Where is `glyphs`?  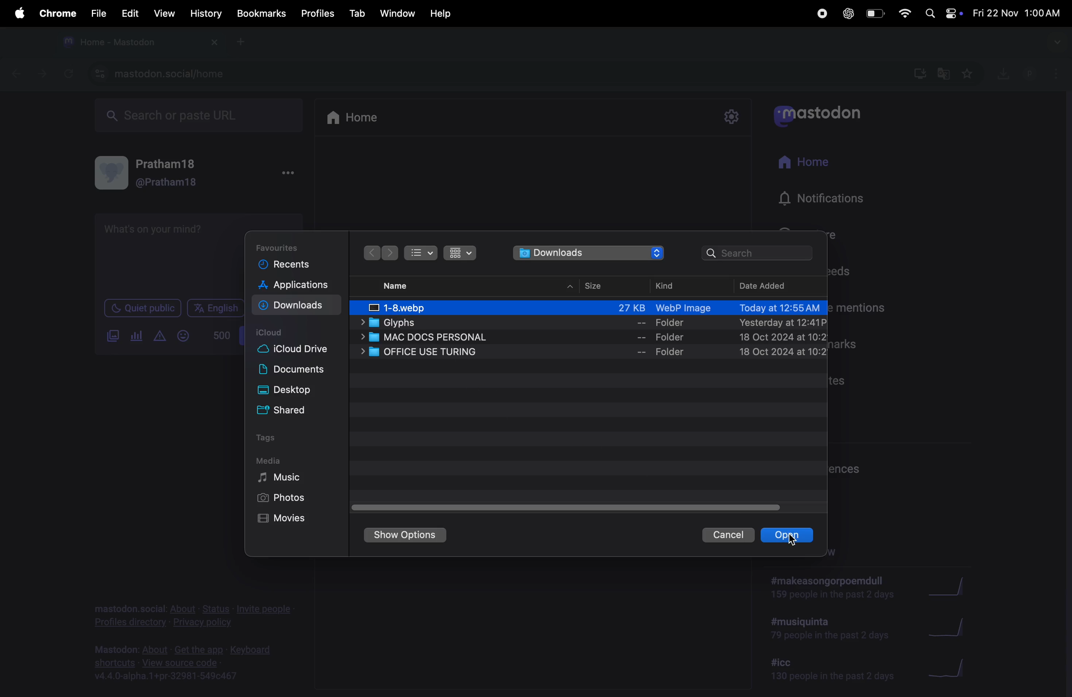 glyphs is located at coordinates (591, 323).